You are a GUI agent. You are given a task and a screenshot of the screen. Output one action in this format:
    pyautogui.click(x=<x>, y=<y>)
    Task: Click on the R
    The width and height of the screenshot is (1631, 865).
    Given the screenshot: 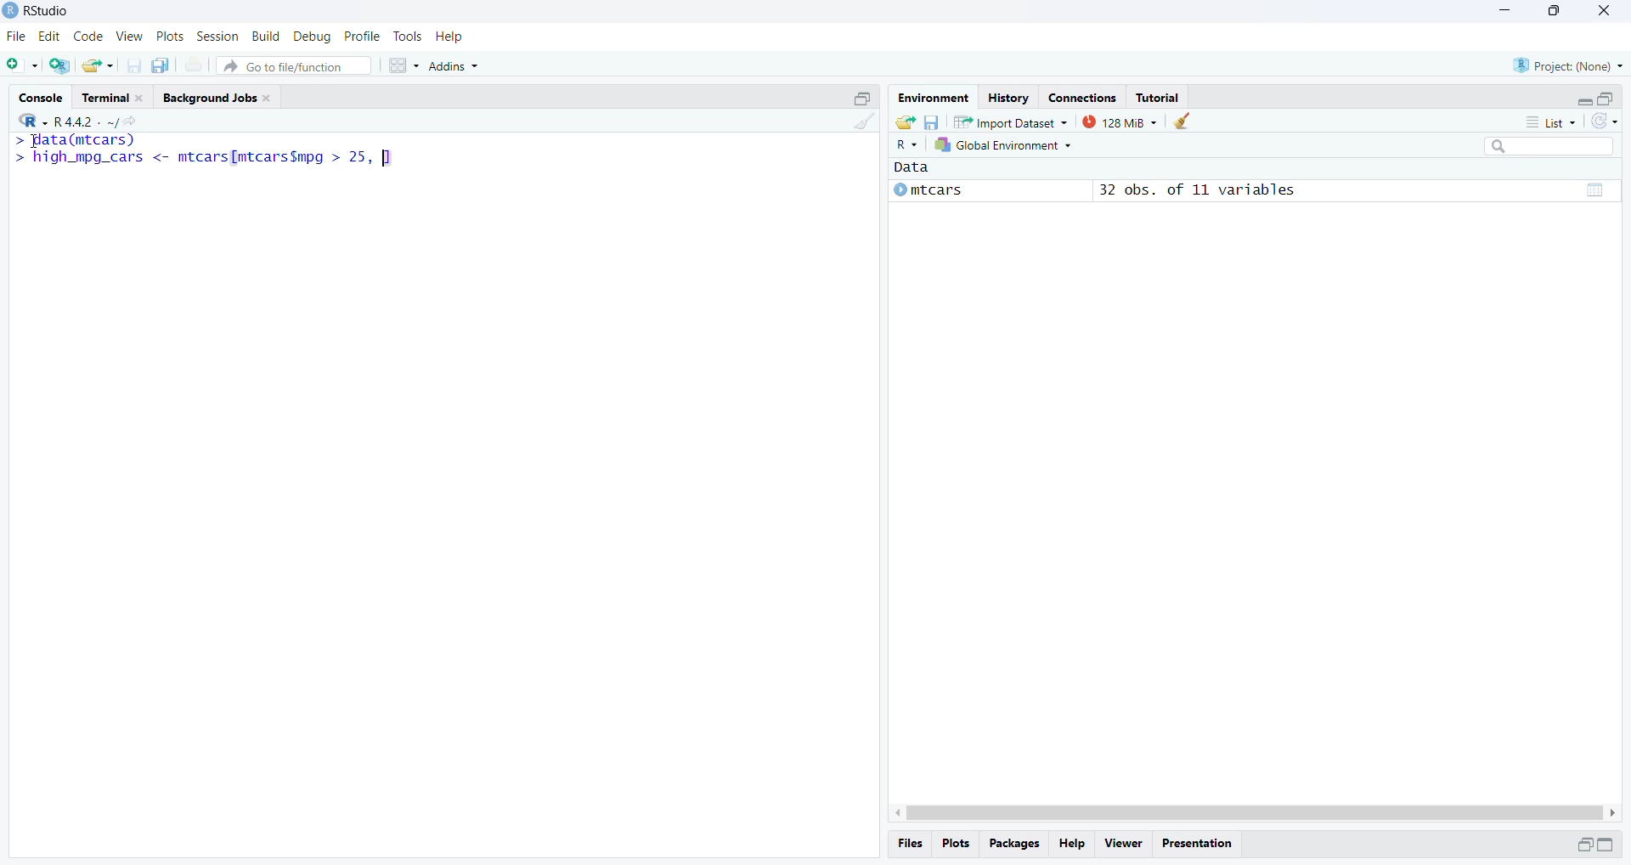 What is the action you would take?
    pyautogui.click(x=904, y=146)
    